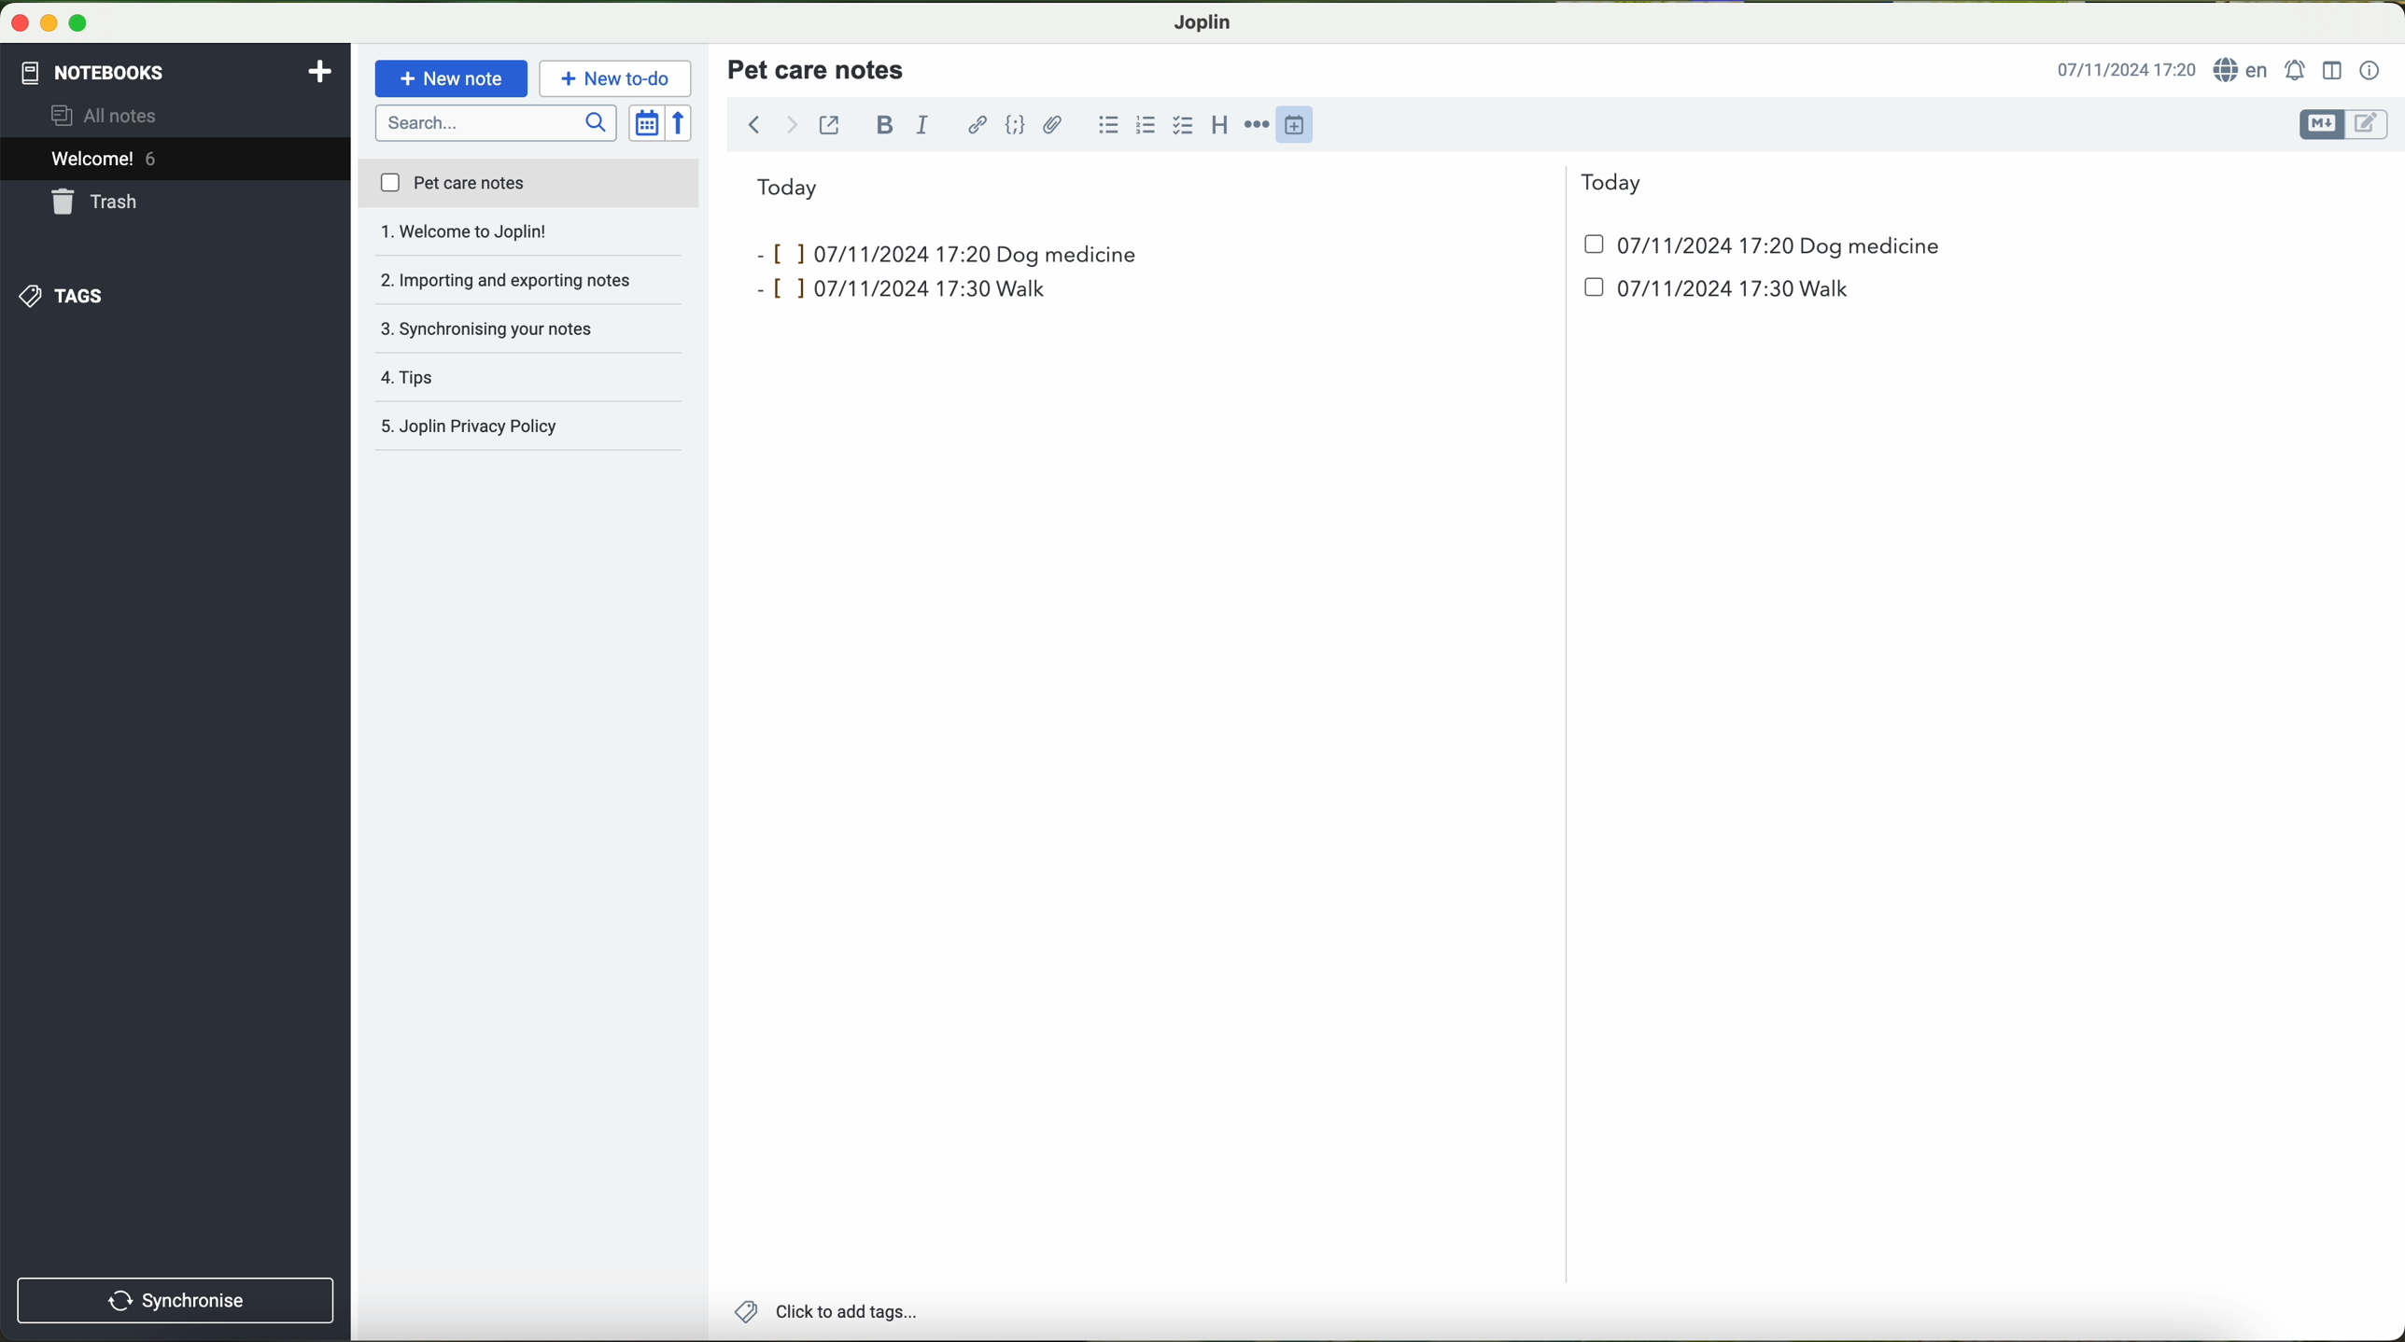  Describe the element at coordinates (2370, 71) in the screenshot. I see `note properties` at that location.